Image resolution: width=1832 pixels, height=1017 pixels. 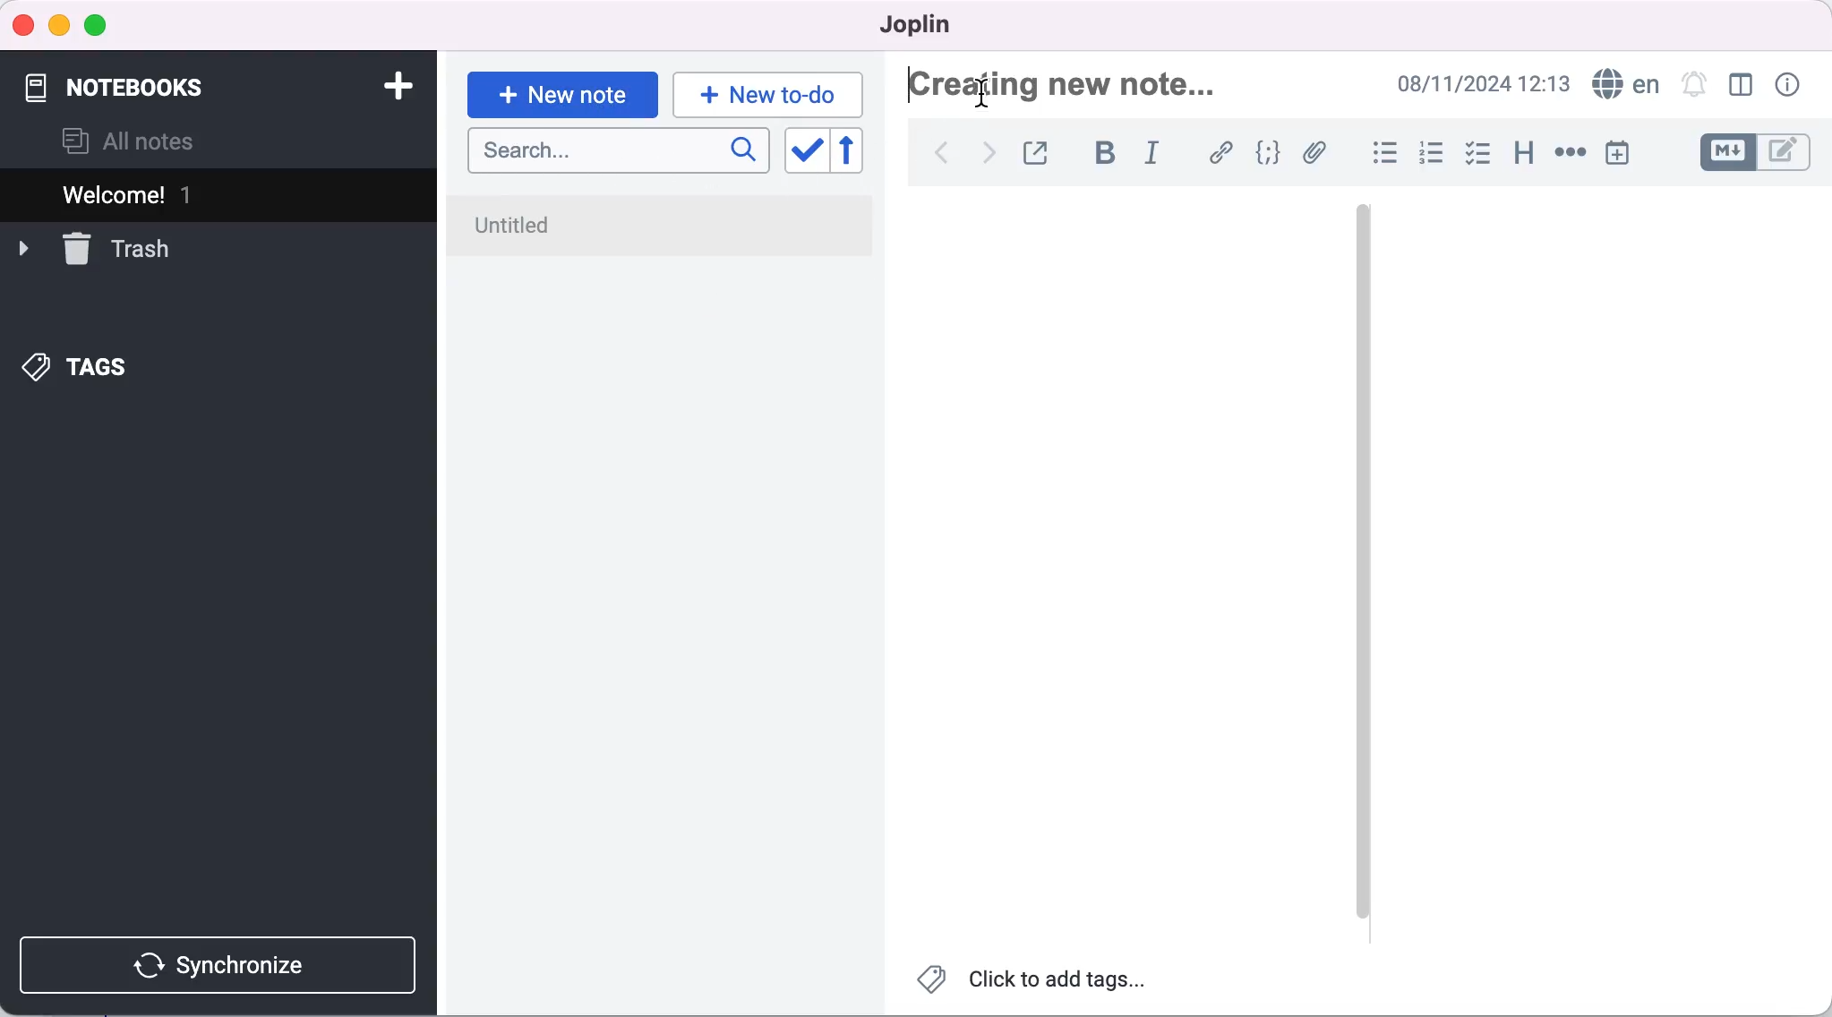 I want to click on new to-do, so click(x=774, y=94).